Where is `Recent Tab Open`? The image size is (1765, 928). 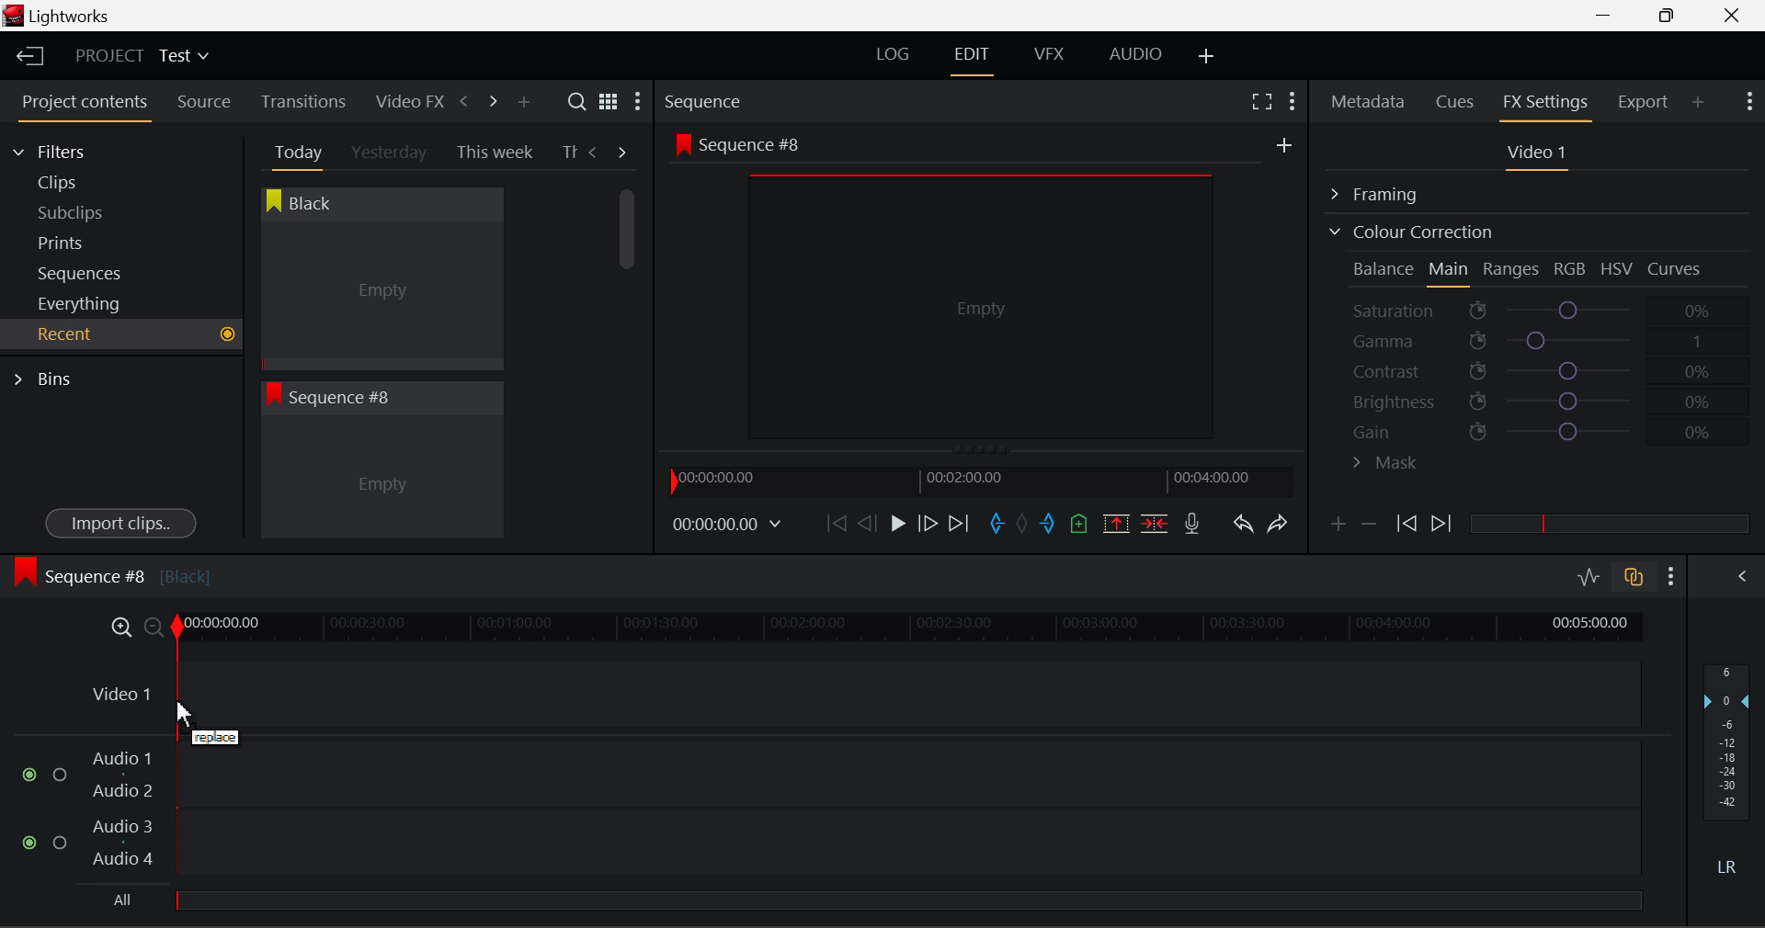
Recent Tab Open is located at coordinates (121, 334).